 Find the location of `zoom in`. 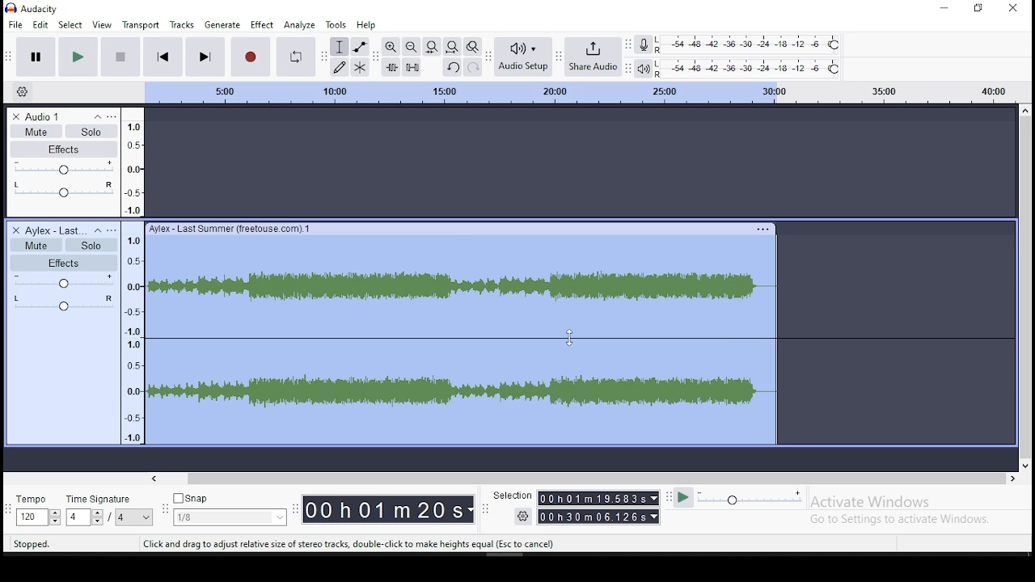

zoom in is located at coordinates (391, 46).